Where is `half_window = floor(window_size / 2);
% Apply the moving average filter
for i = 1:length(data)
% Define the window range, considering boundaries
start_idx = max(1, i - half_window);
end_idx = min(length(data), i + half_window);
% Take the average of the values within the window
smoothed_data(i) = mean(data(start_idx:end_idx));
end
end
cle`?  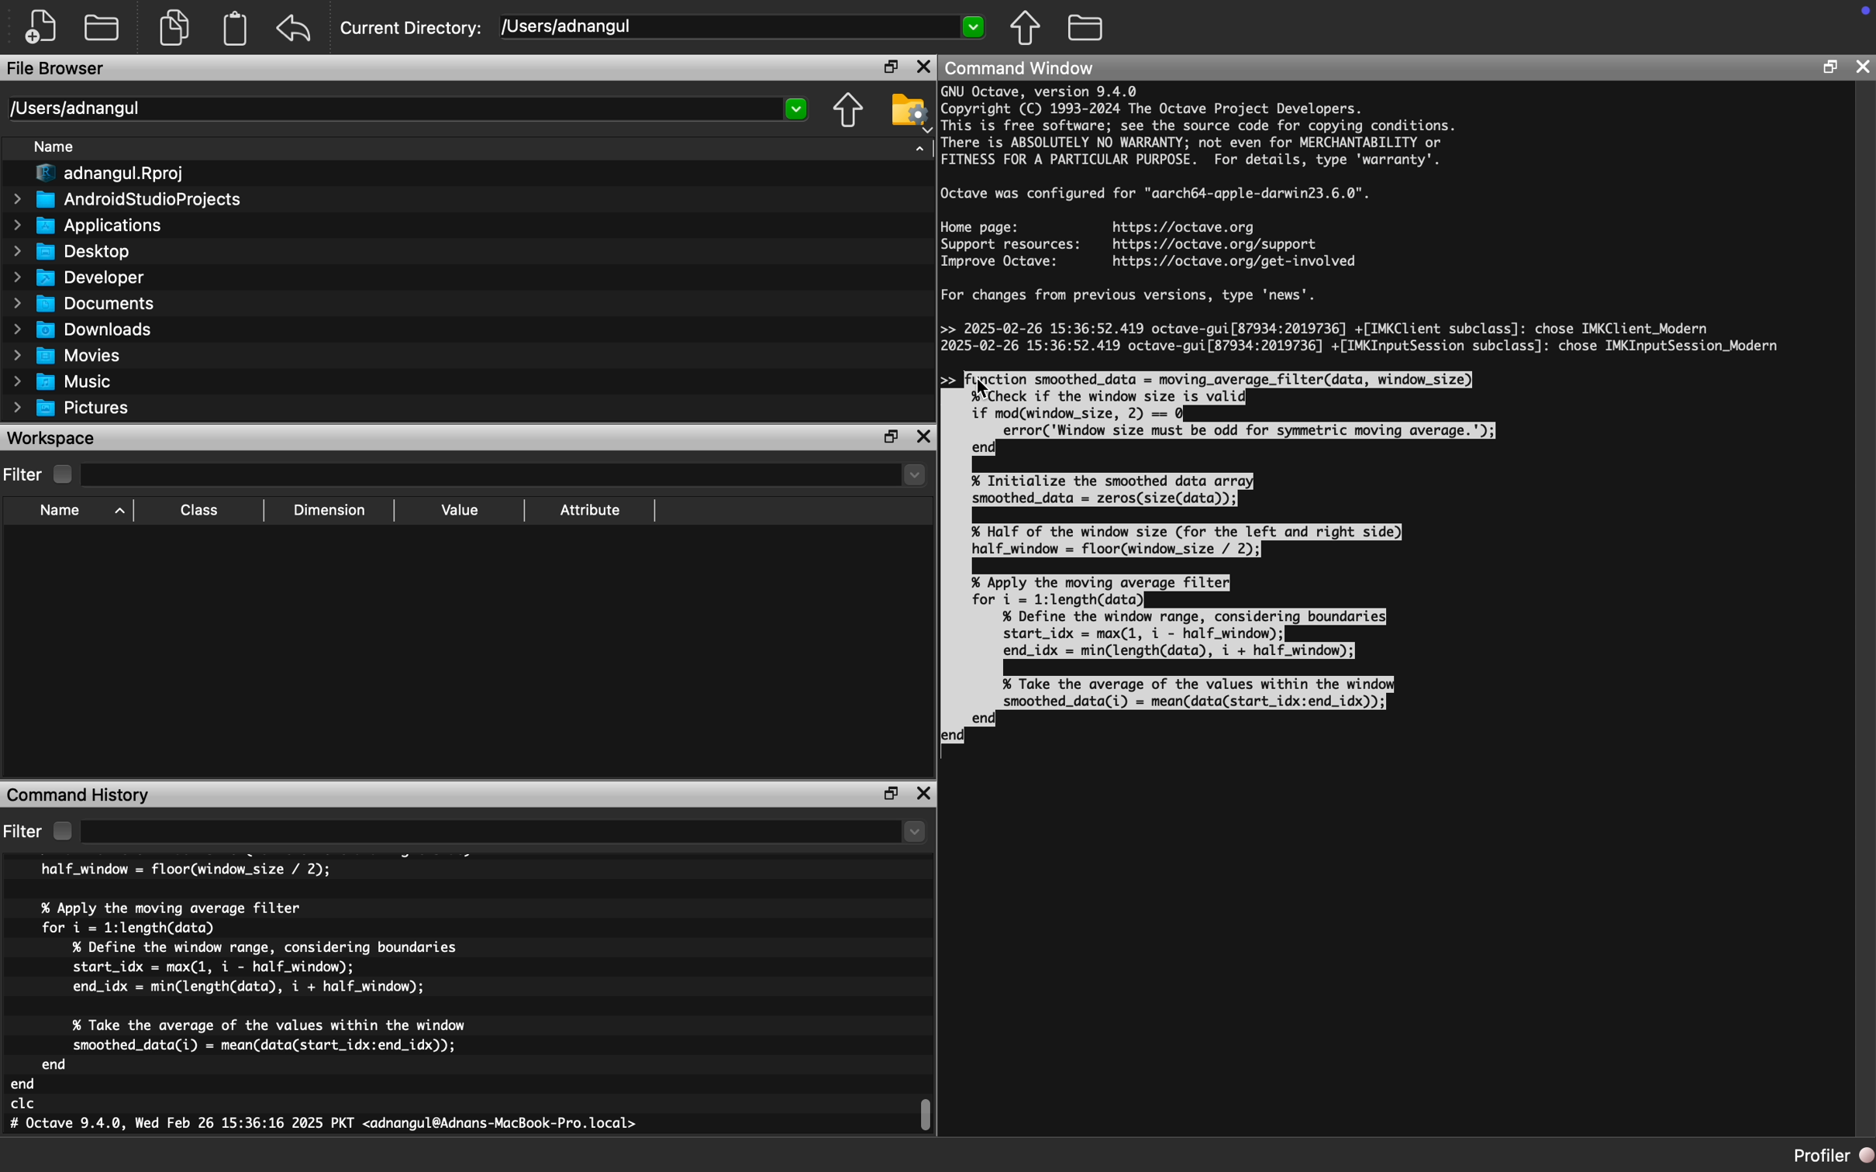
half_window = floor(window_size / 2);
% Apply the moving average filter
for i = 1:length(data)
% Define the window range, considering boundaries
start_idx = max(1, i - half_window);
end_idx = min(length(data), i + half_window);
% Take the average of the values within the window
smoothed_data(i) = mean(data(start_idx:end_idx));
end
end
cle is located at coordinates (245, 987).